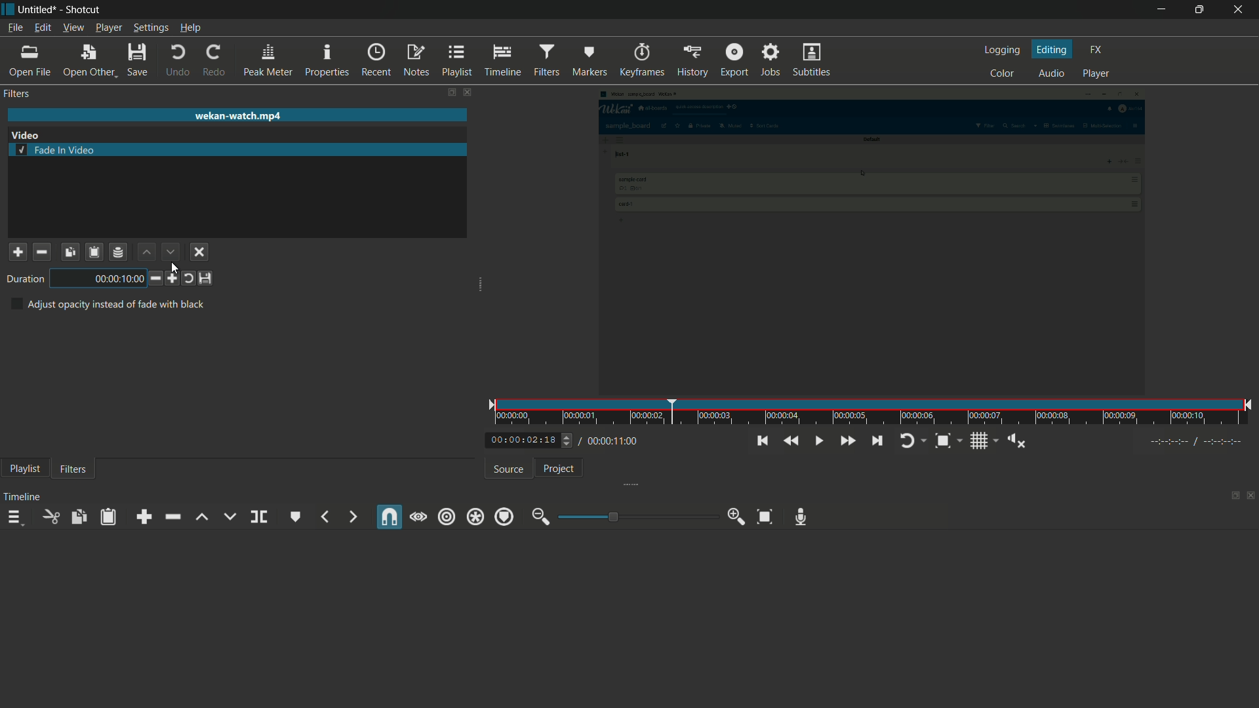 The image size is (1259, 708). Describe the element at coordinates (78, 517) in the screenshot. I see `copy checked filters` at that location.